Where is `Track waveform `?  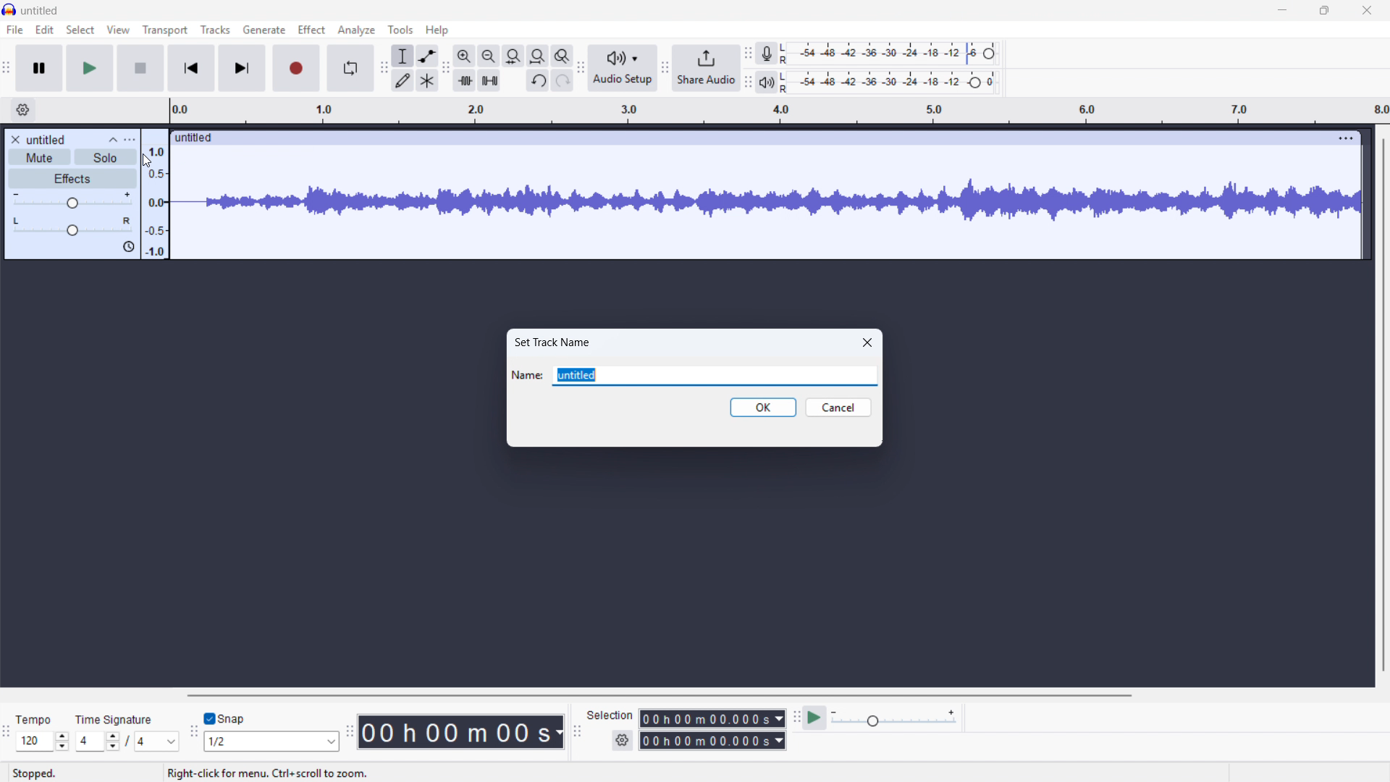
Track waveform  is located at coordinates (766, 197).